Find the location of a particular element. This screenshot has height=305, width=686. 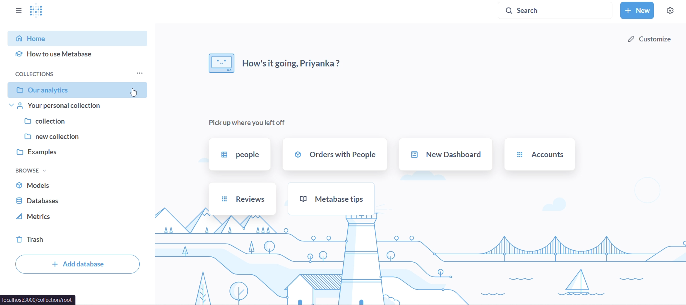

search is located at coordinates (556, 11).